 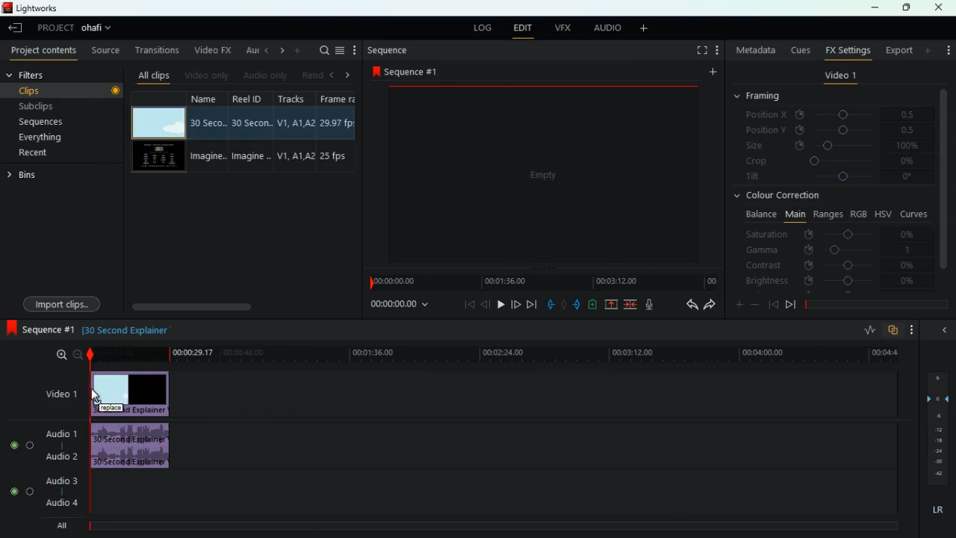 What do you see at coordinates (157, 158) in the screenshot?
I see `video` at bounding box center [157, 158].